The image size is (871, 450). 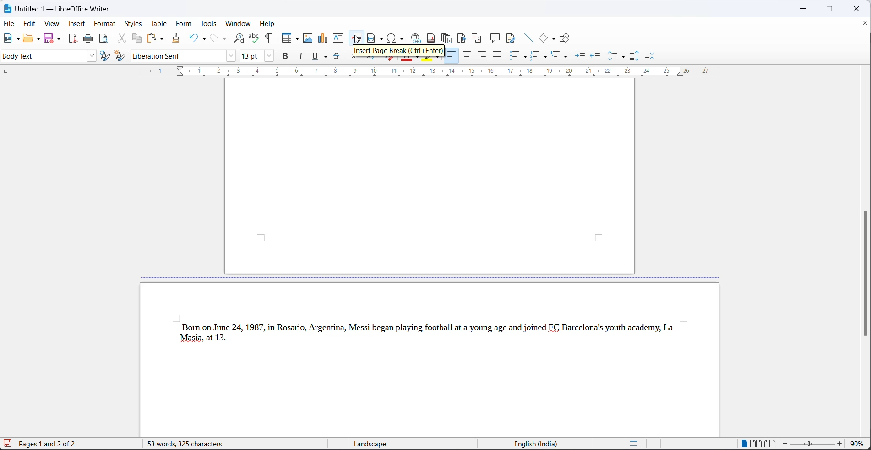 I want to click on open, so click(x=27, y=39).